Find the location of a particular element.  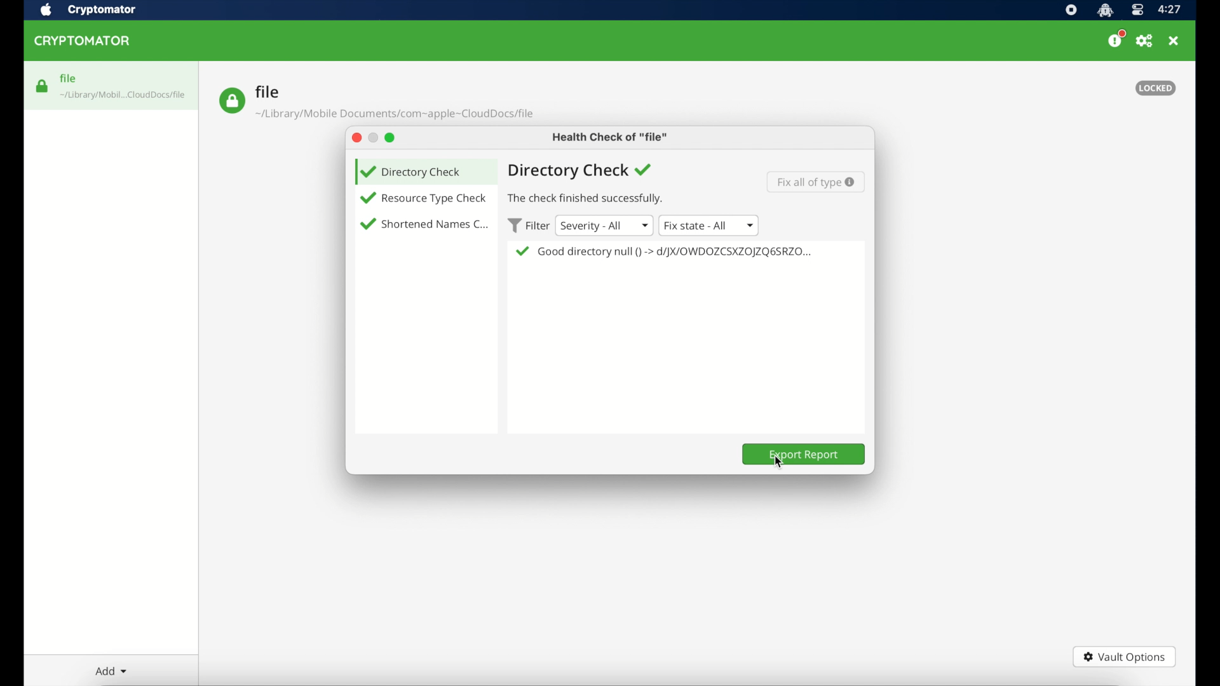

fix all of  type is located at coordinates (817, 181).